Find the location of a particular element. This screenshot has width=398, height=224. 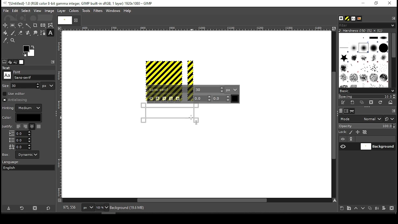

background (28.0mb) is located at coordinates (128, 208).